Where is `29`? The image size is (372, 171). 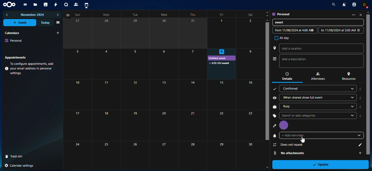 29 is located at coordinates (136, 33).